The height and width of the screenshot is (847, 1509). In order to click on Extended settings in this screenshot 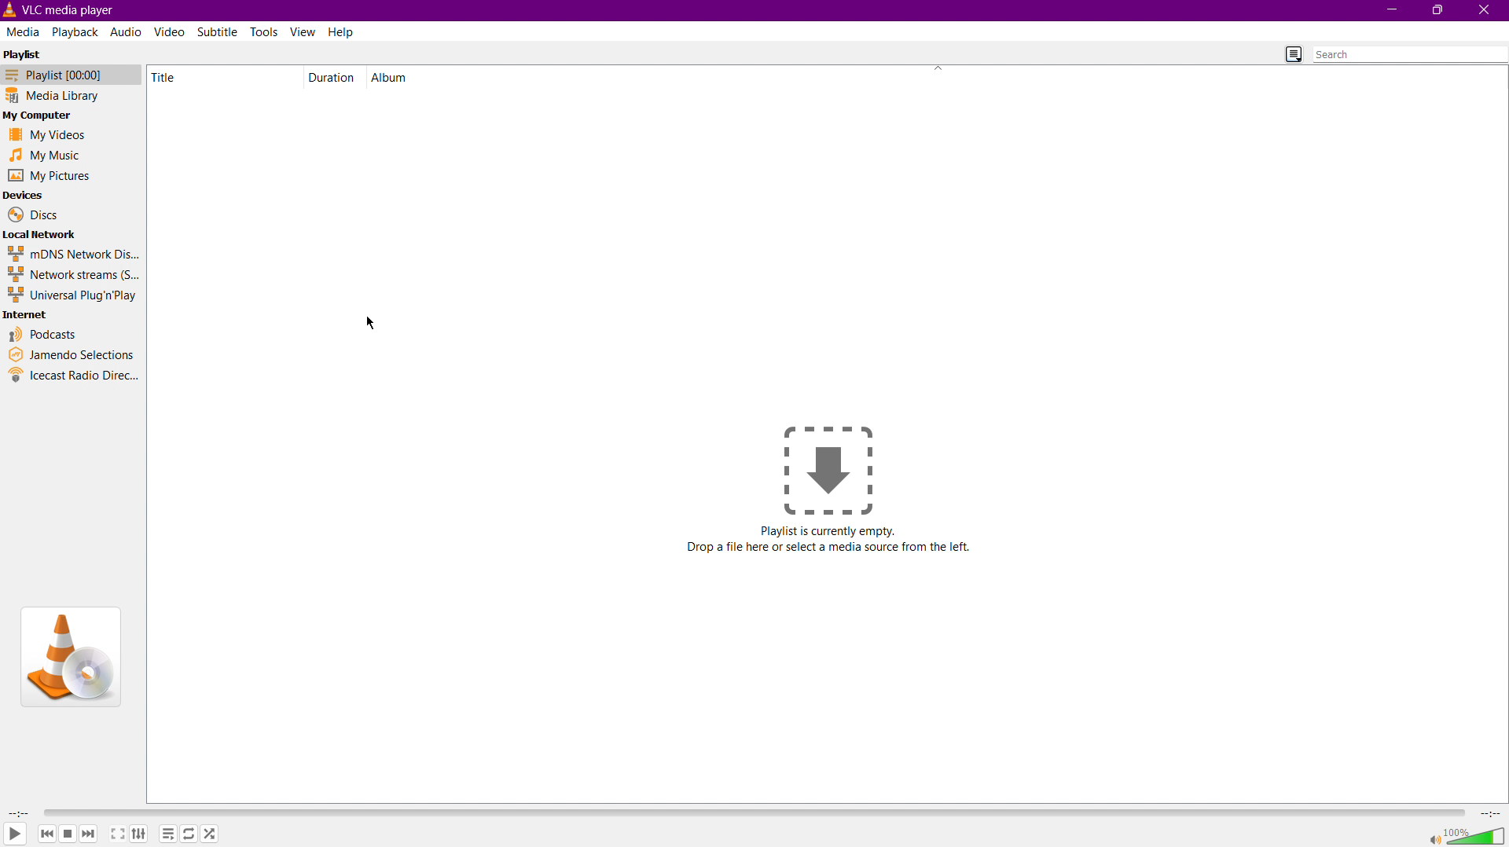, I will do `click(139, 833)`.